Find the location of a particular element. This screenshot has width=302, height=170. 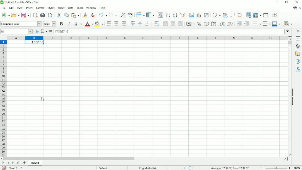

Auto filter is located at coordinates (182, 15).